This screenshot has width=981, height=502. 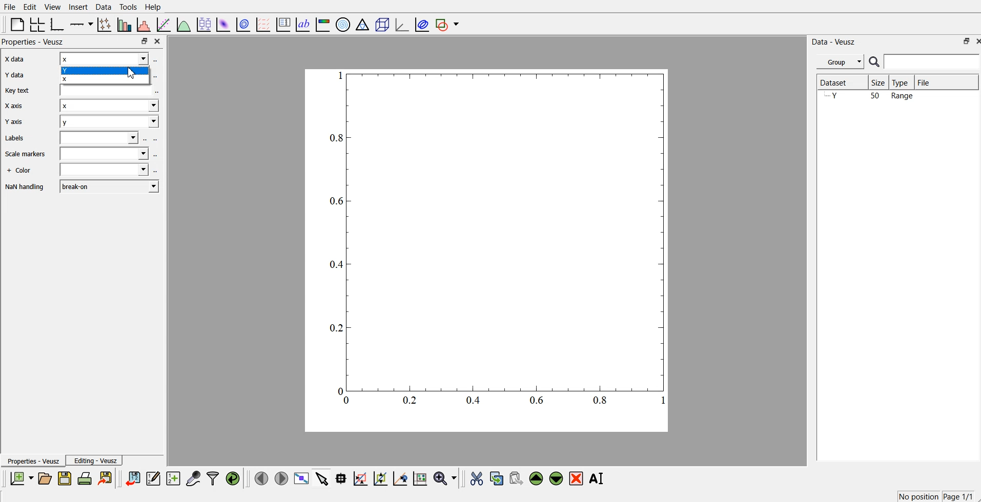 What do you see at coordinates (78, 7) in the screenshot?
I see `Insert` at bounding box center [78, 7].